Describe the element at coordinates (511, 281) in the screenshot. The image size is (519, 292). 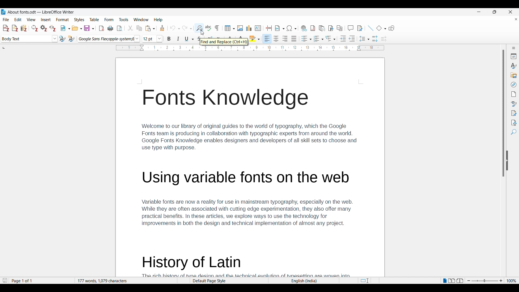
I see `Current zoom factor` at that location.